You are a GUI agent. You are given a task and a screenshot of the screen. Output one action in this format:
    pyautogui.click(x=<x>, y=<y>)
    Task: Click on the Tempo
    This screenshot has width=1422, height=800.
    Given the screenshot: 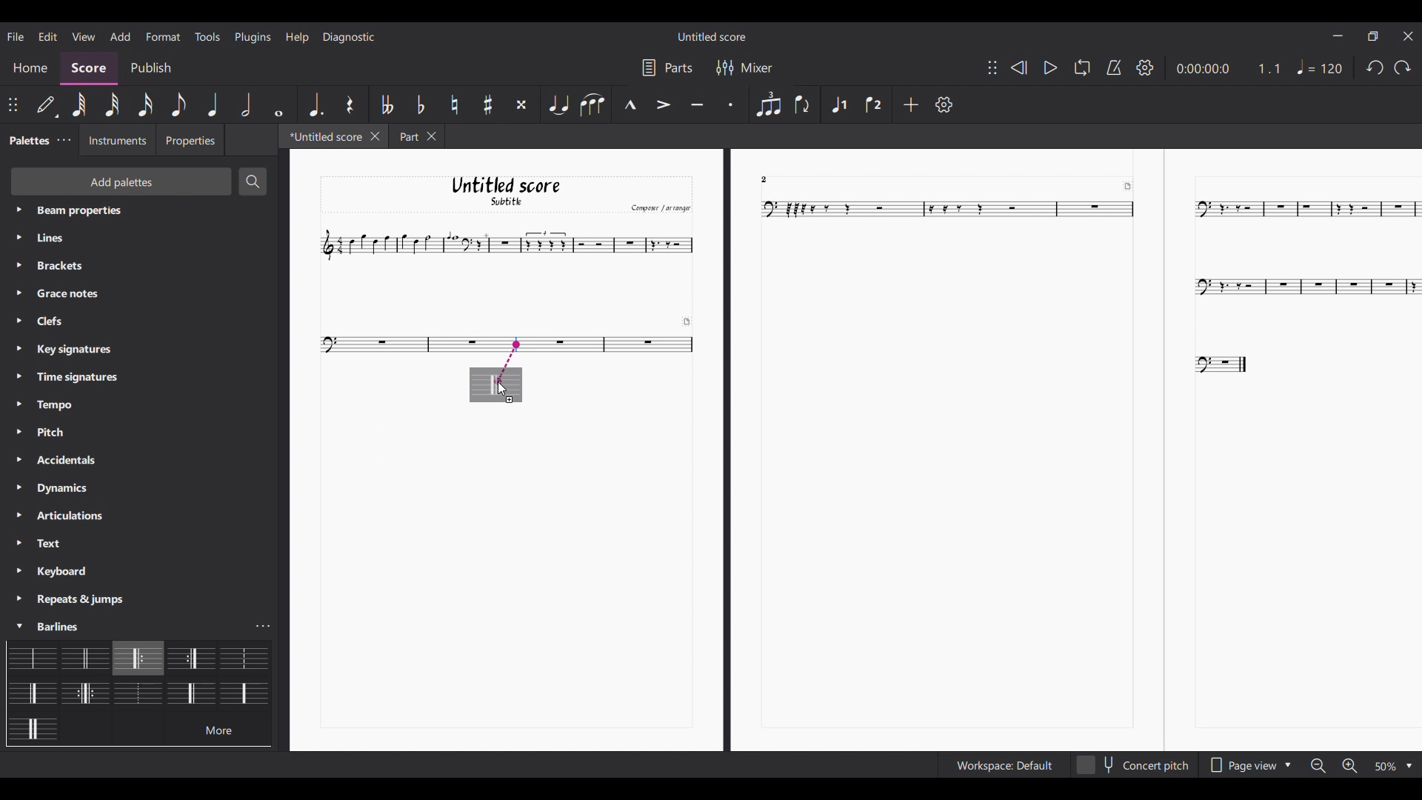 What is the action you would take?
    pyautogui.click(x=1319, y=67)
    